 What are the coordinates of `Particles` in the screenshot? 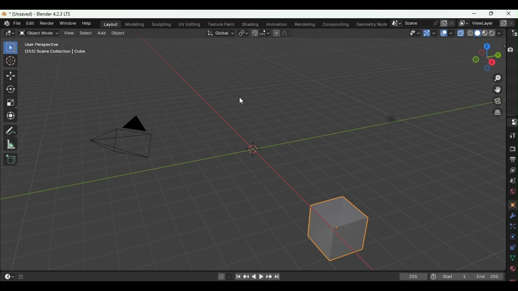 It's located at (513, 228).